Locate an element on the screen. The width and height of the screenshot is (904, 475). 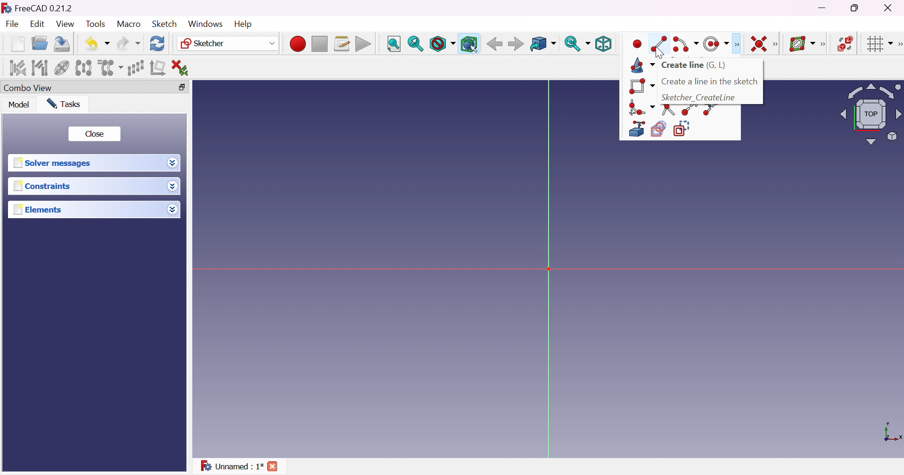
Remove axes alignment is located at coordinates (158, 69).